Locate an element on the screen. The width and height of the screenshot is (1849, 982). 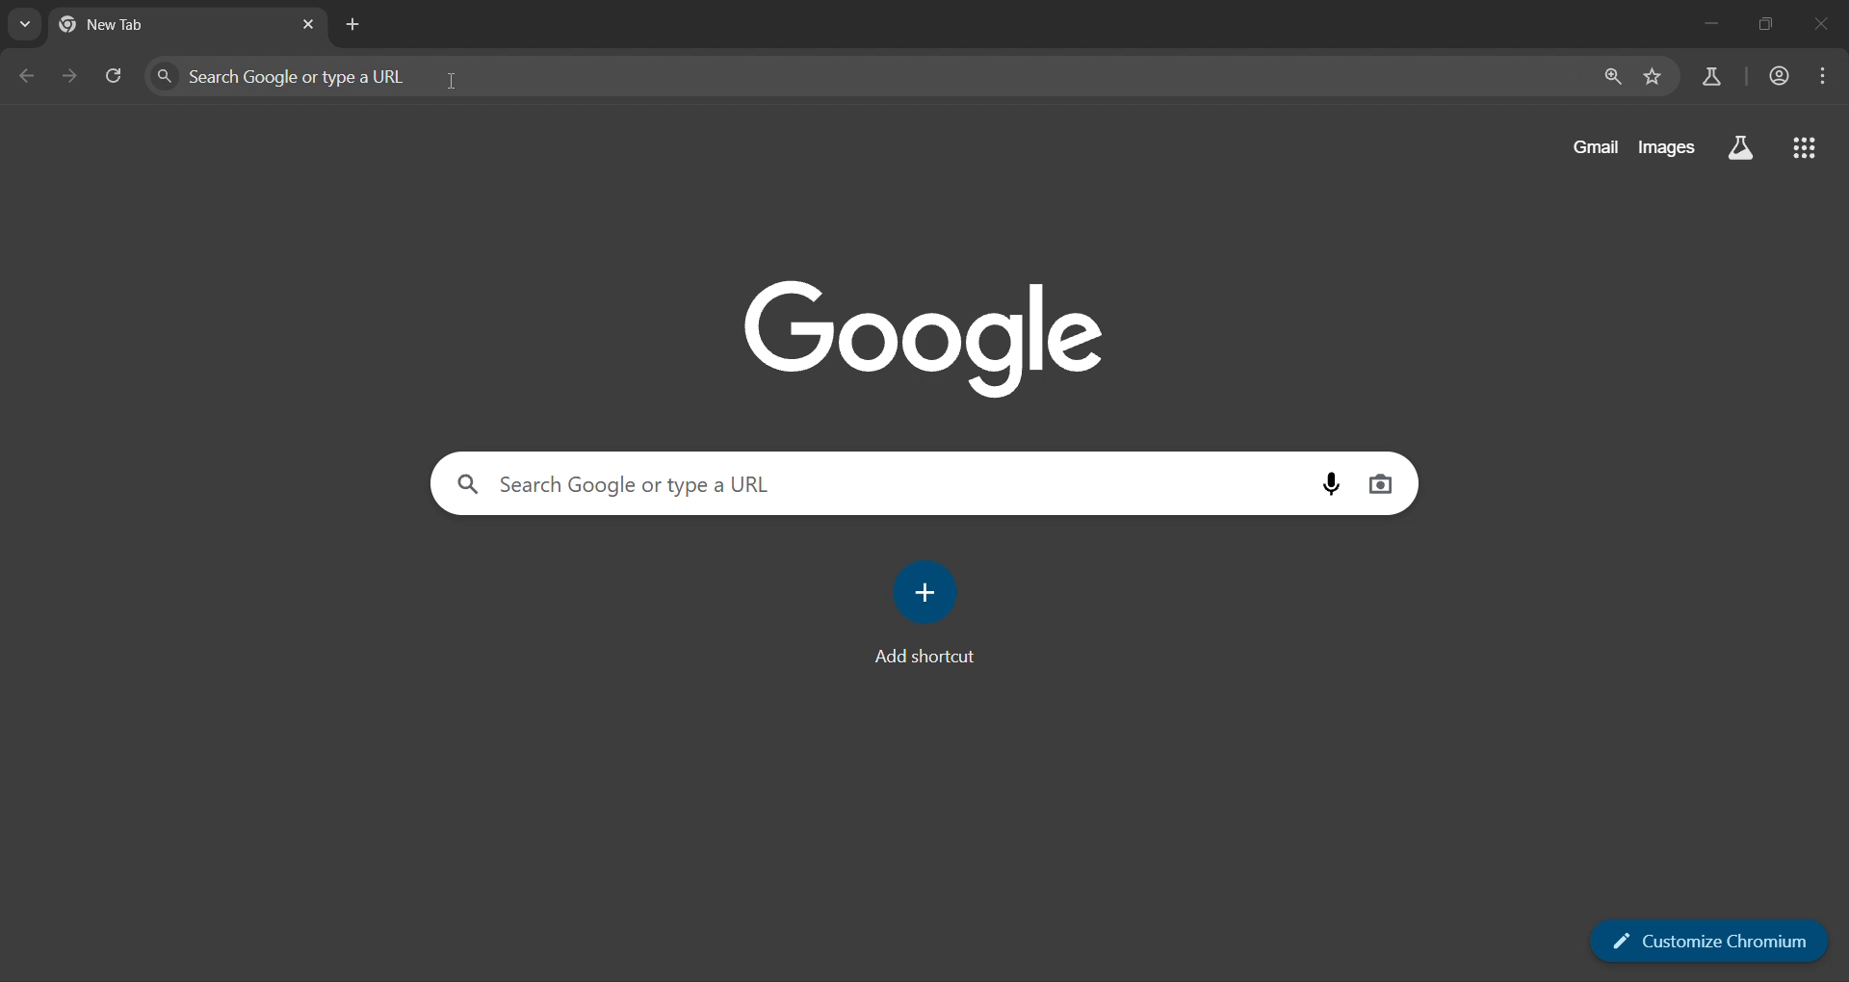
Search Google or type a URL is located at coordinates (780, 481).